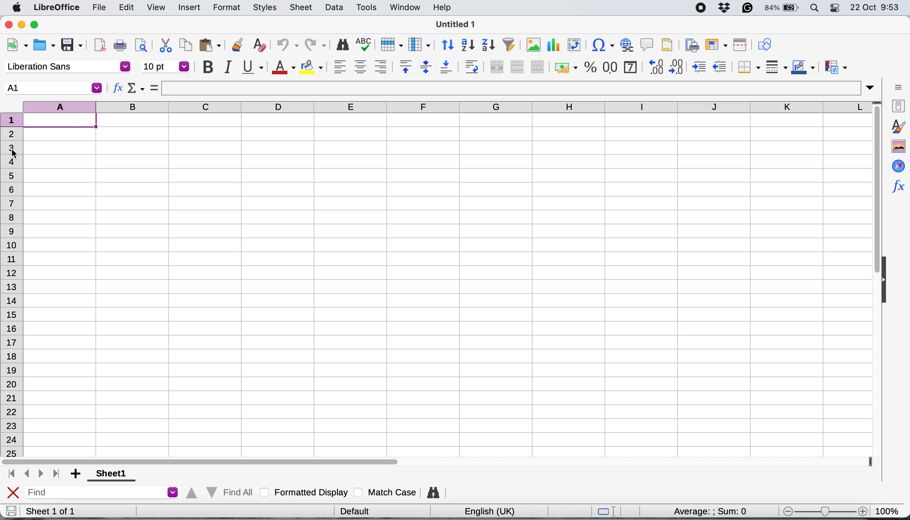 The height and width of the screenshot is (520, 910). I want to click on insert chart, so click(553, 46).